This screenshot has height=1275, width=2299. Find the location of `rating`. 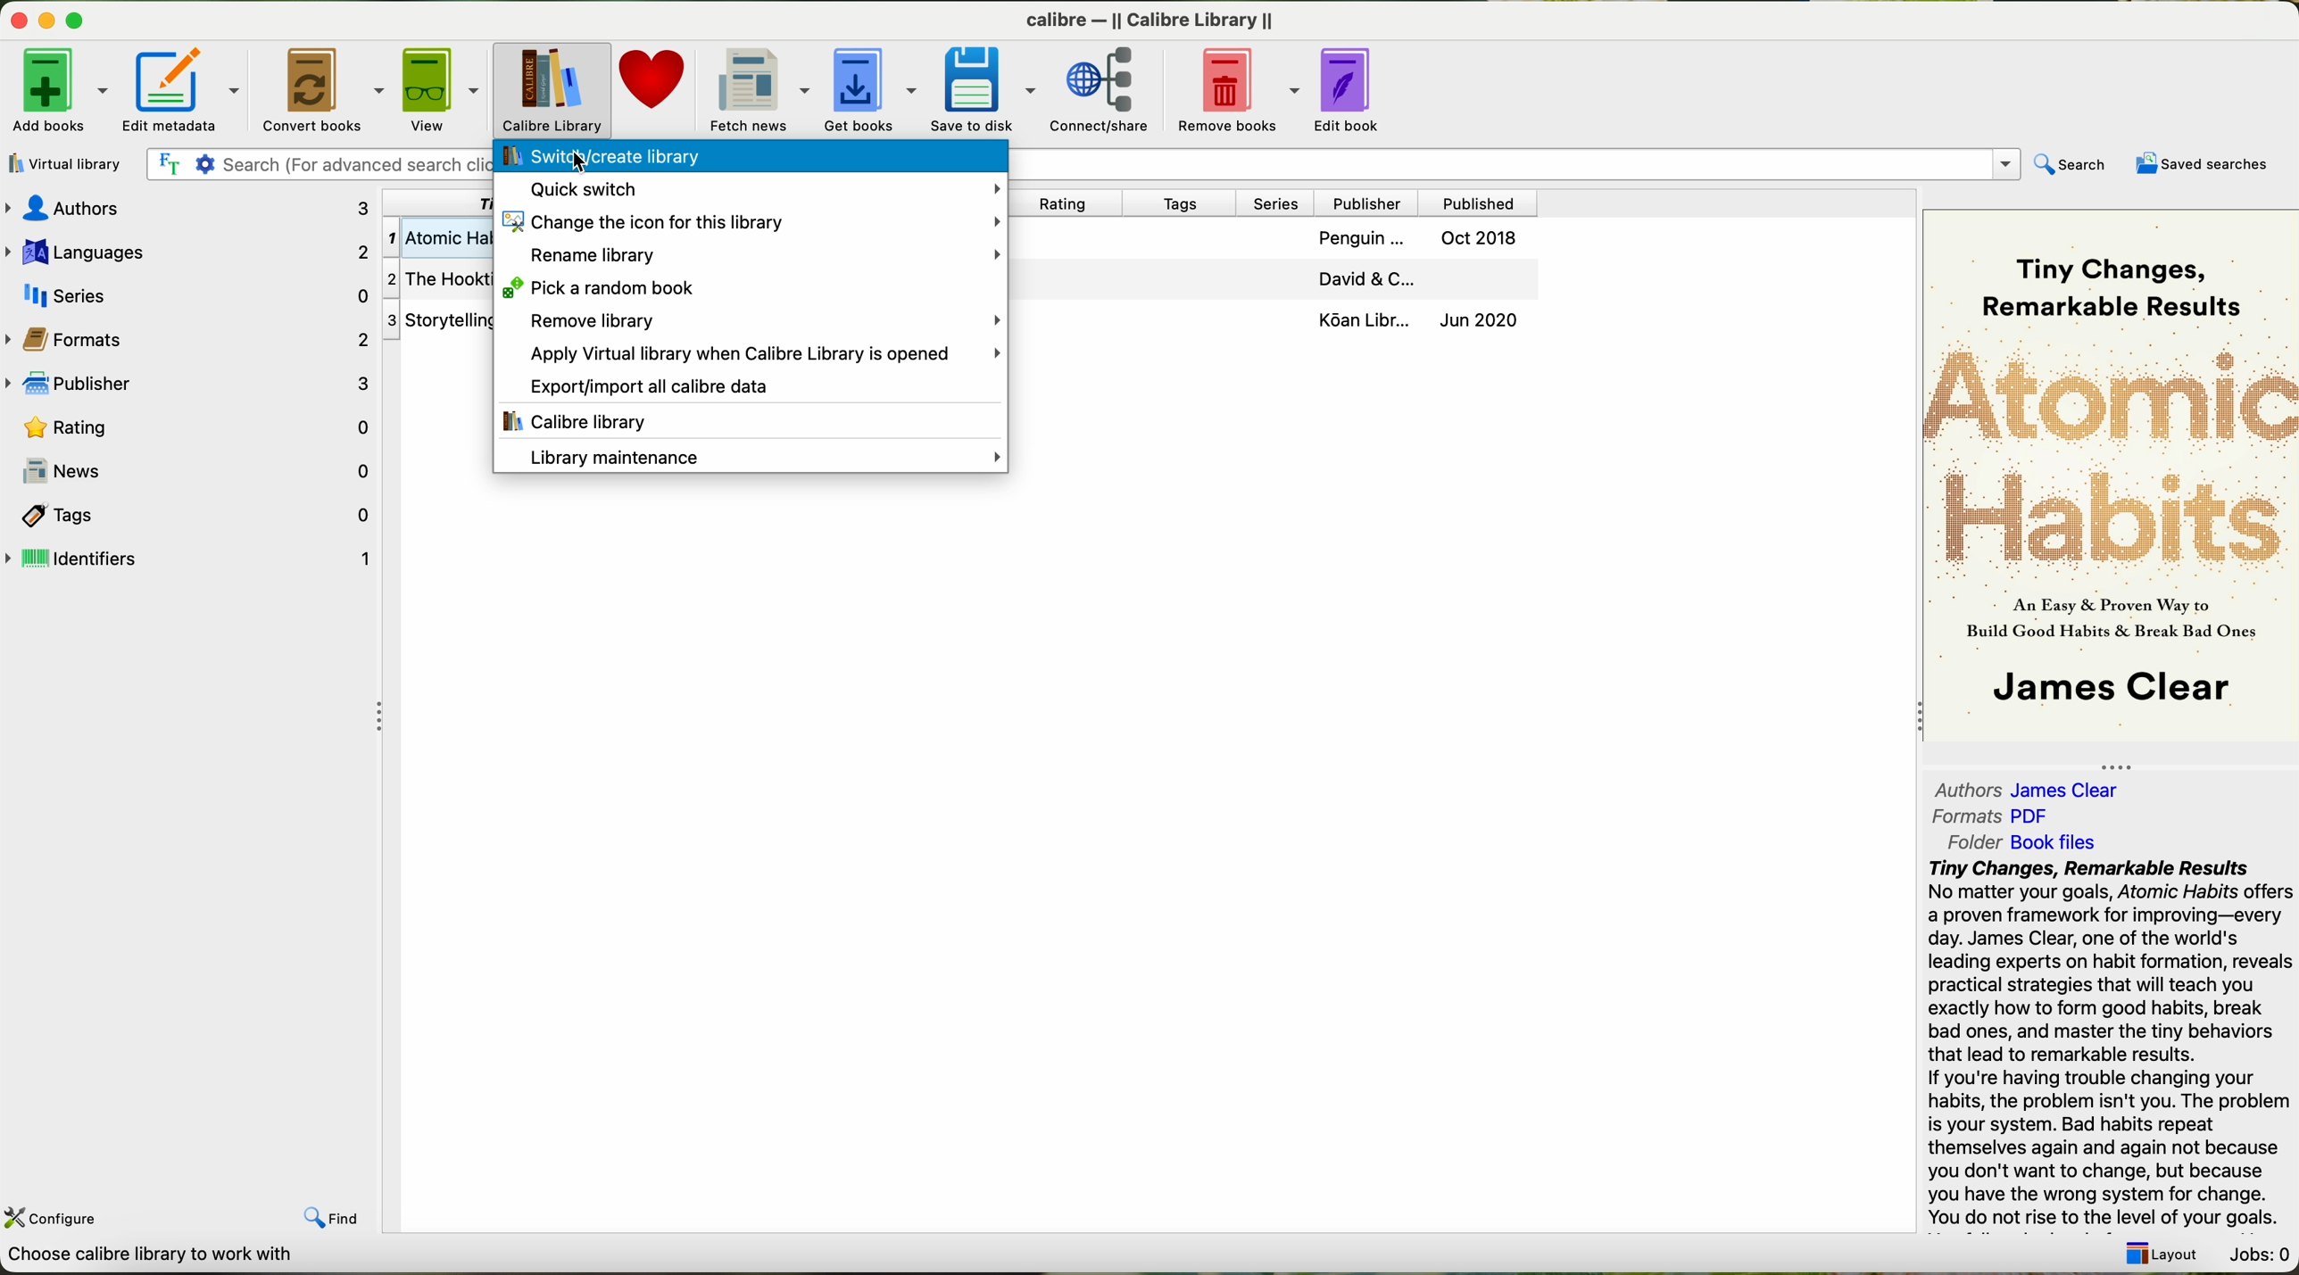

rating is located at coordinates (191, 427).